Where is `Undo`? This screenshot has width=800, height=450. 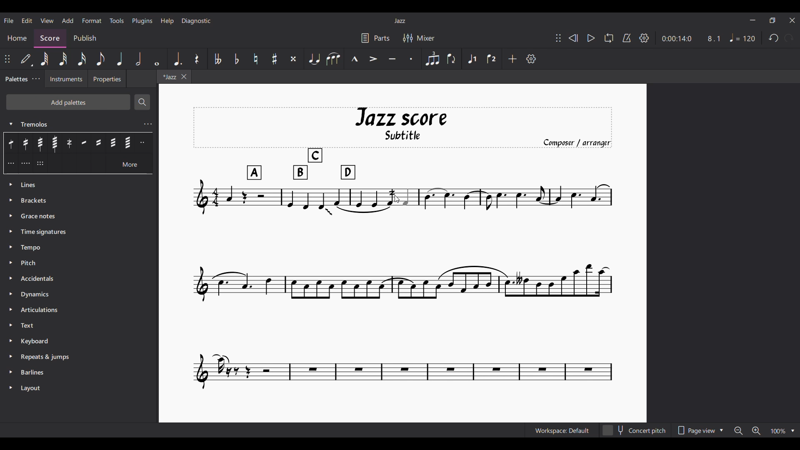 Undo is located at coordinates (774, 38).